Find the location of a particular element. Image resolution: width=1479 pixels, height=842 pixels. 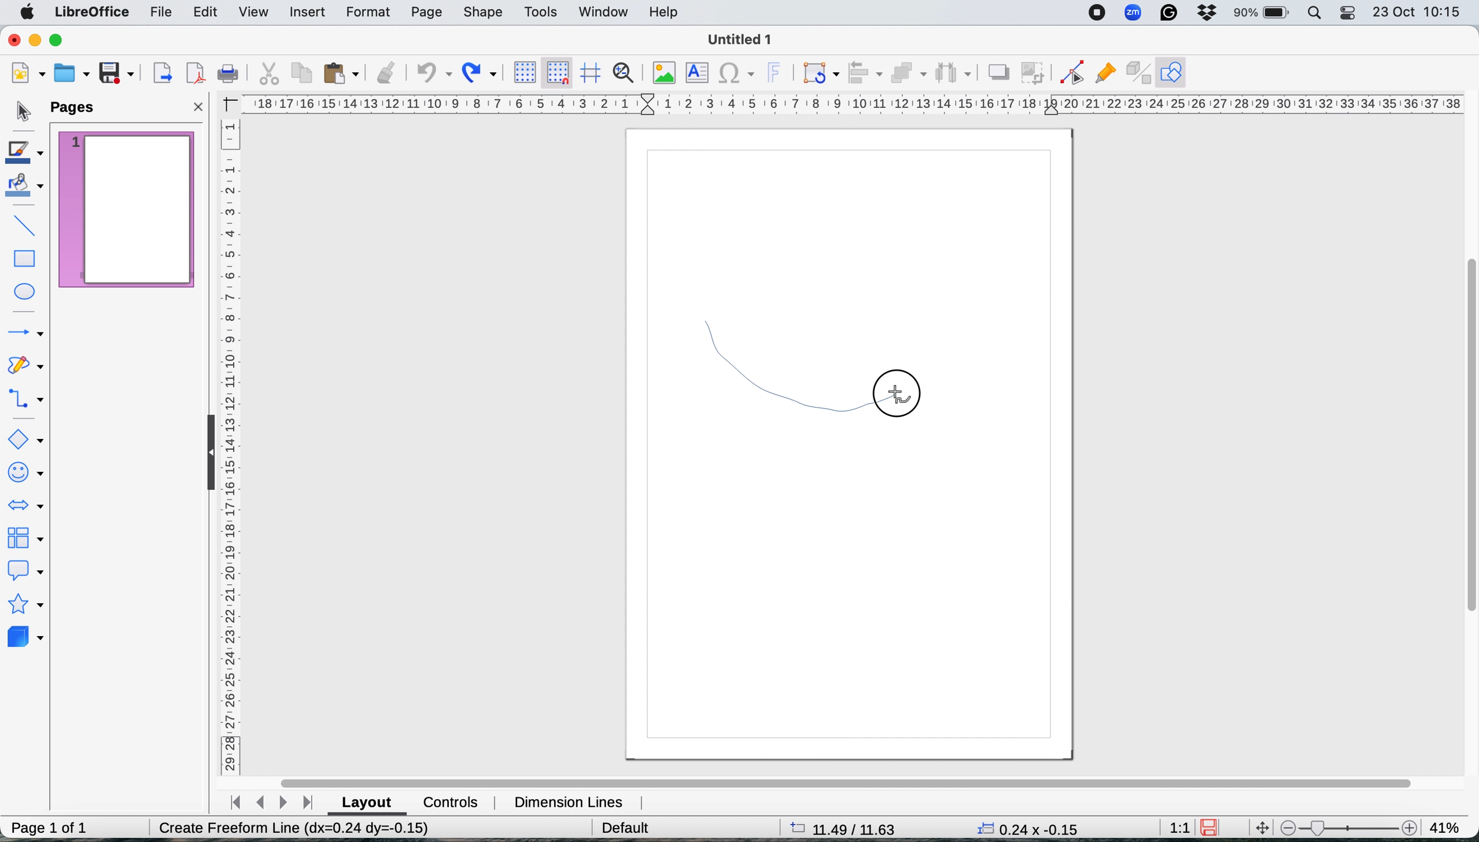

grammarly is located at coordinates (1168, 12).